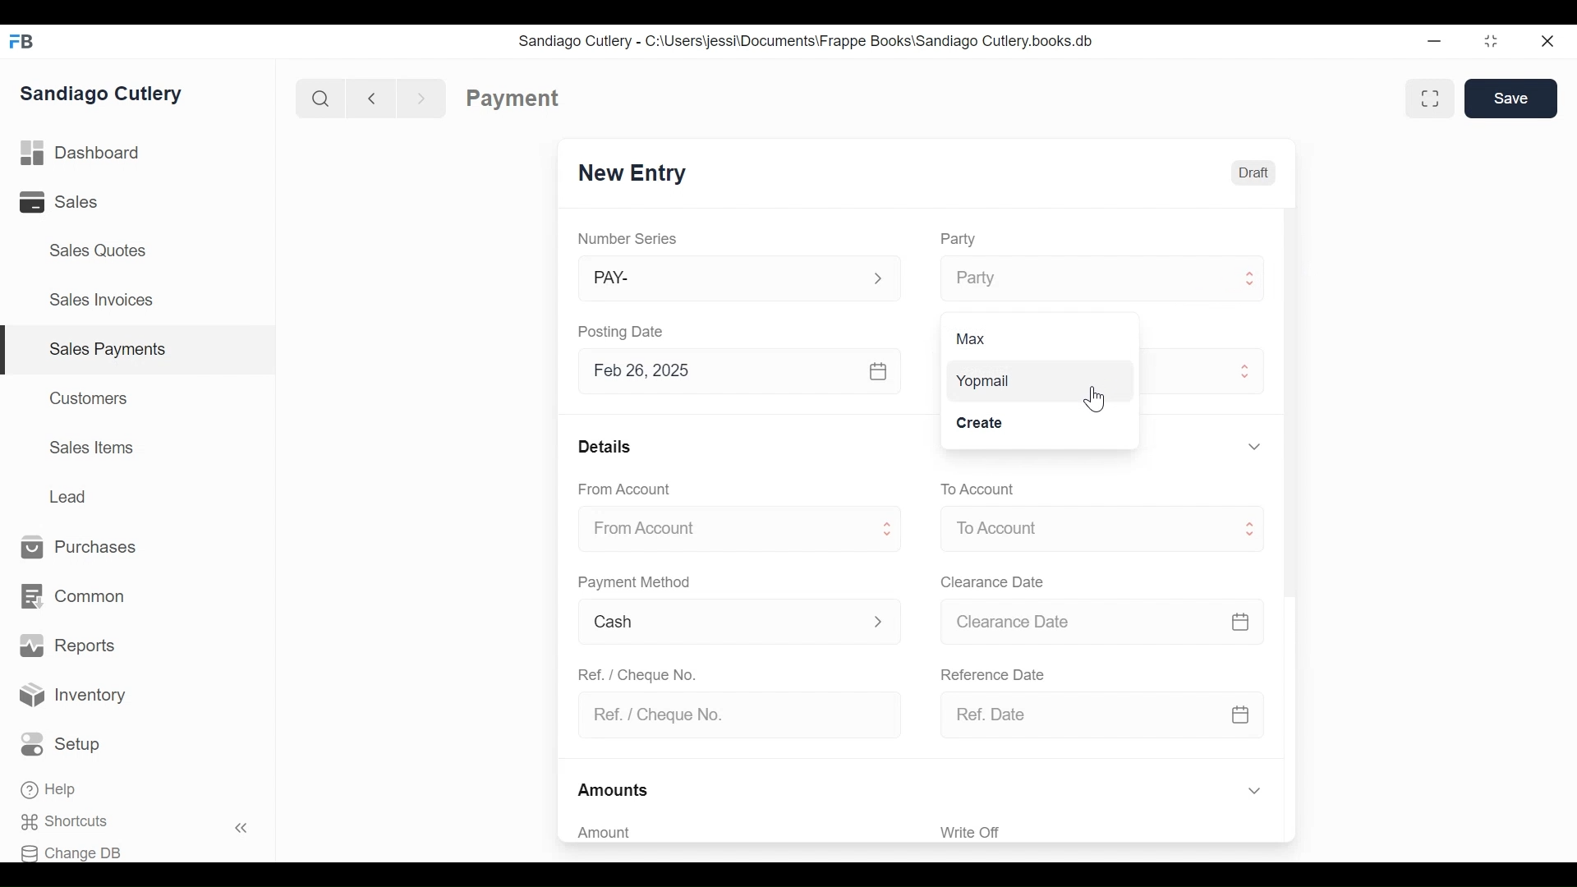 The width and height of the screenshot is (1577, 887). What do you see at coordinates (994, 338) in the screenshot?
I see `Max` at bounding box center [994, 338].